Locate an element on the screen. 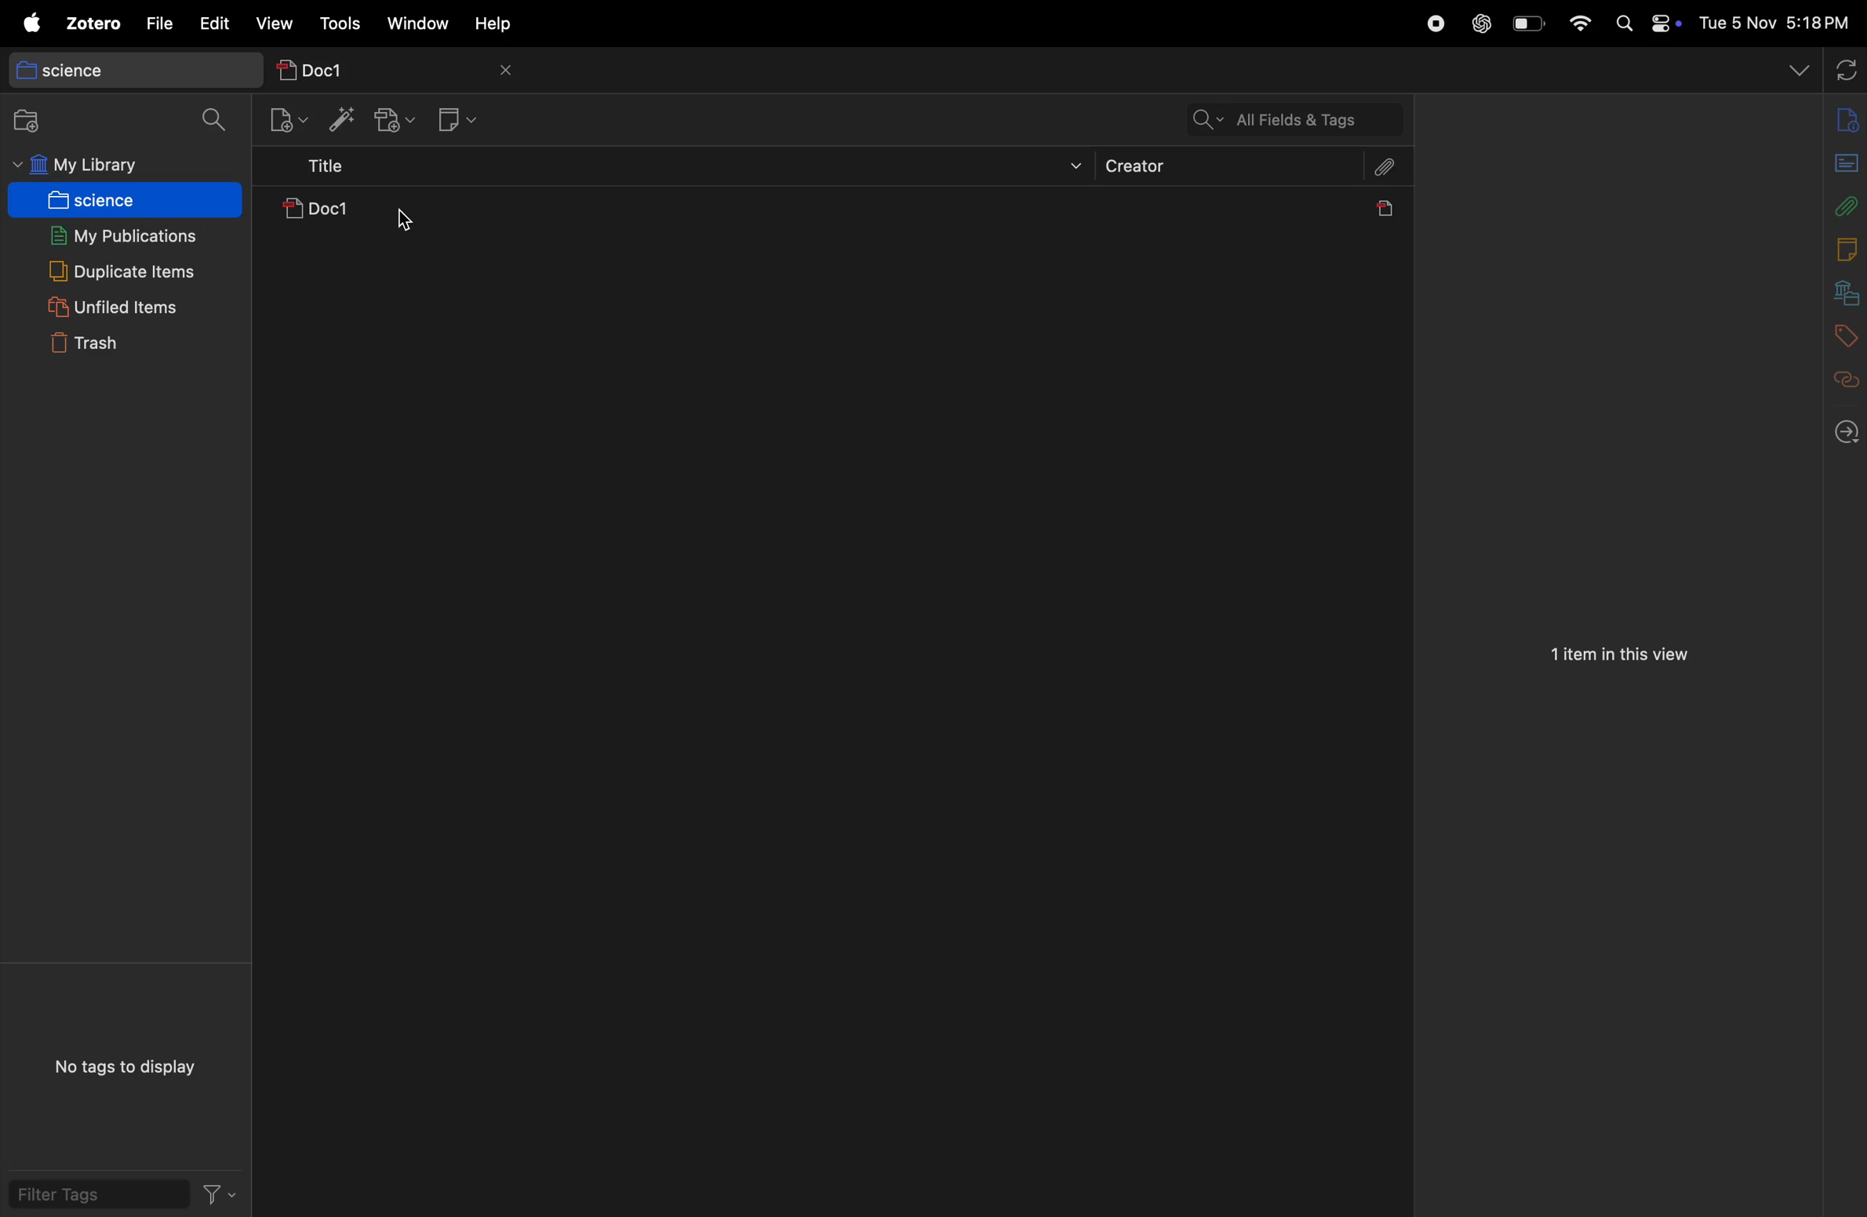 The width and height of the screenshot is (1867, 1217). new note is located at coordinates (458, 118).